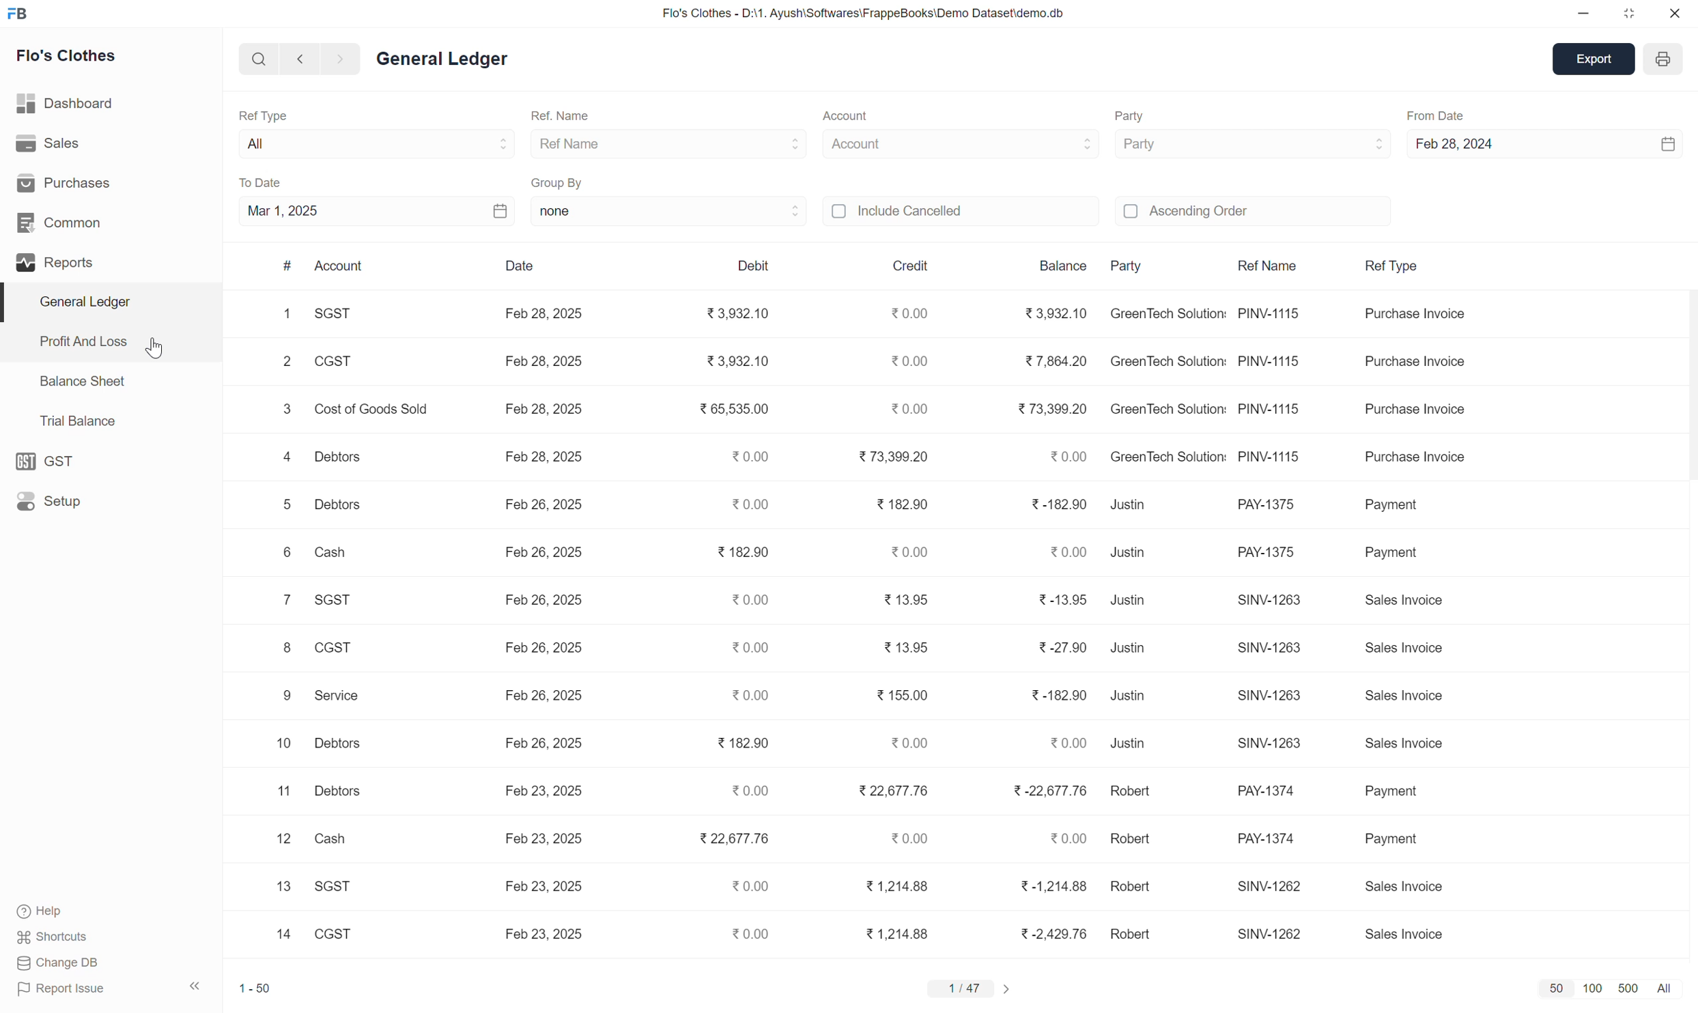  I want to click on Common, so click(68, 224).